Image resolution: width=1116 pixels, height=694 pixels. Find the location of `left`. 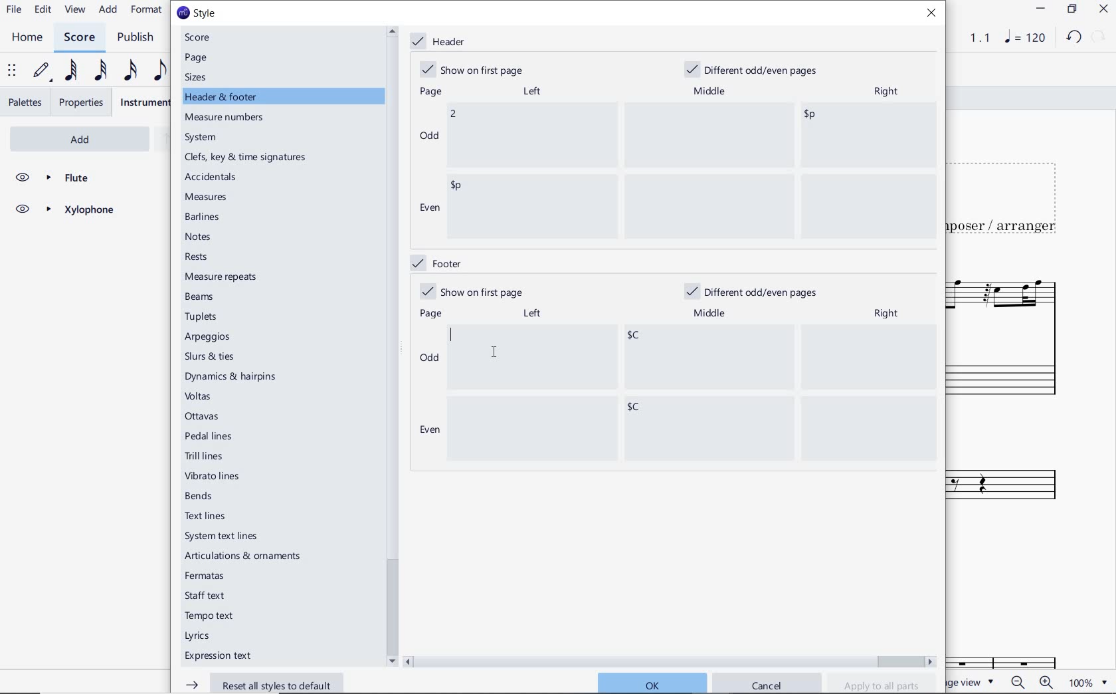

left is located at coordinates (531, 91).